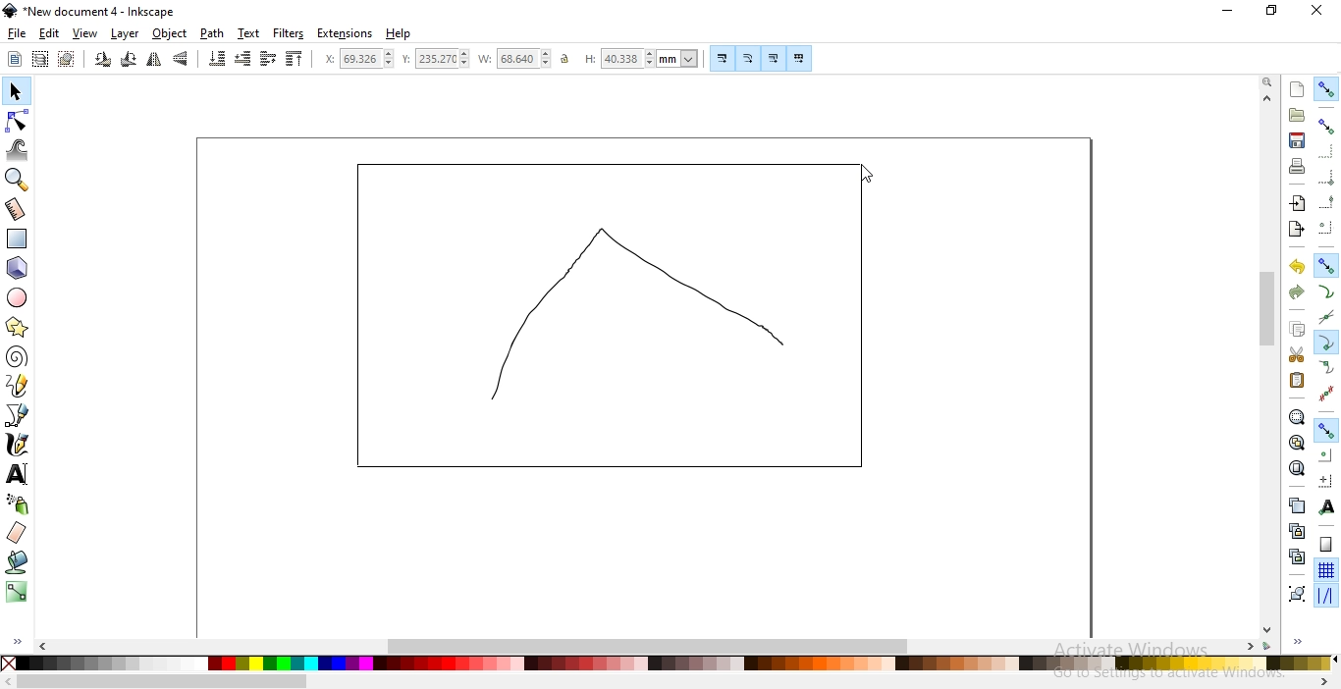 The width and height of the screenshot is (1341, 689). Describe the element at coordinates (1296, 530) in the screenshot. I see `create a clone` at that location.